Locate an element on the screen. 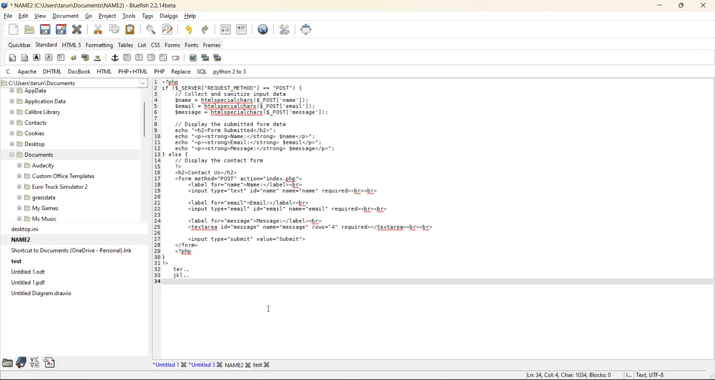  Euro Truck Simulator 2 is located at coordinates (54, 187).